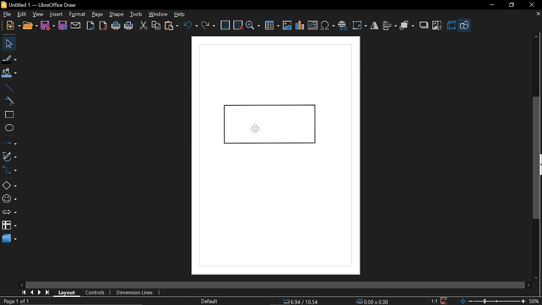 This screenshot has height=305, width=542. I want to click on open, so click(30, 25).